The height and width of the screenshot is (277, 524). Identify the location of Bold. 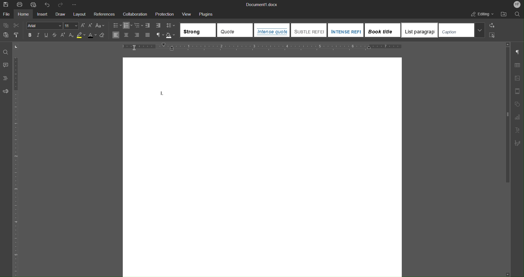
(30, 35).